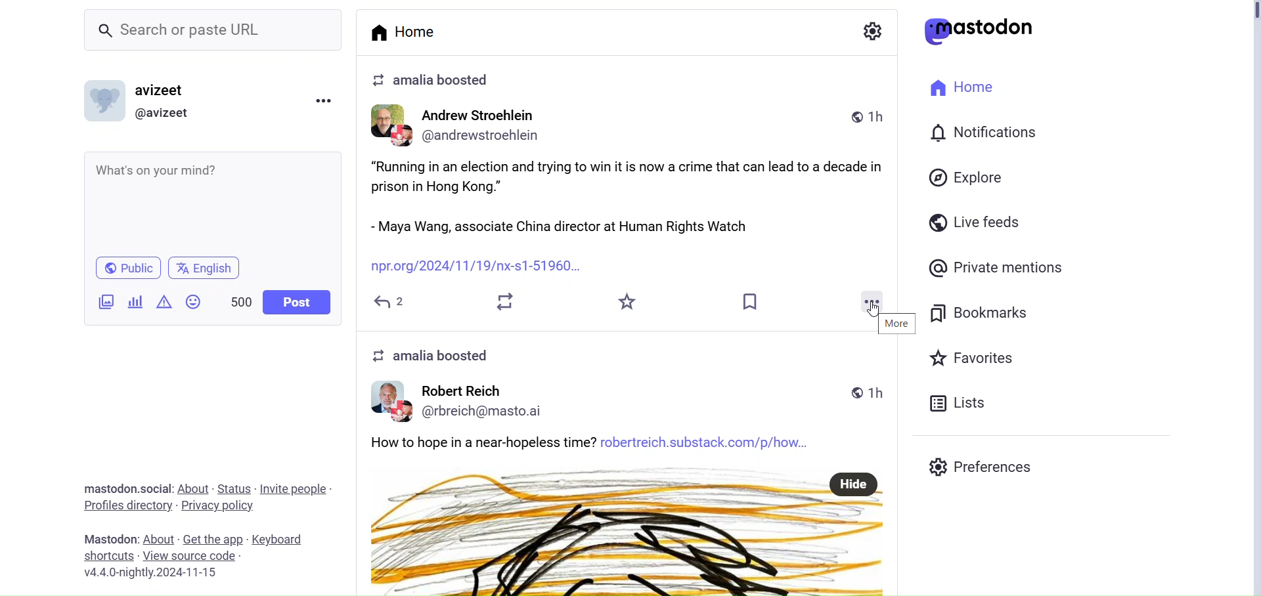  I want to click on Add Images, so click(106, 303).